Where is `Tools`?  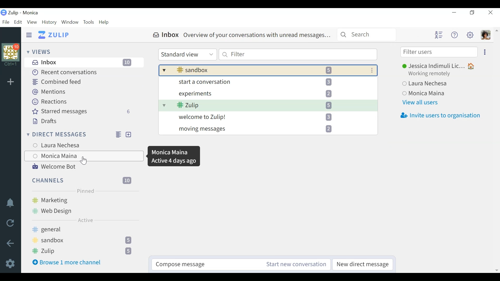 Tools is located at coordinates (89, 22).